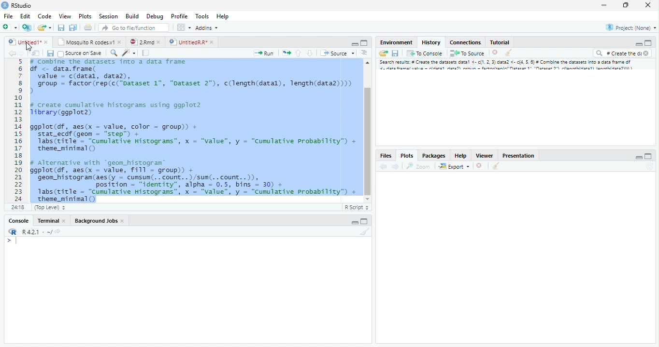  Describe the element at coordinates (64, 17) in the screenshot. I see `View` at that location.